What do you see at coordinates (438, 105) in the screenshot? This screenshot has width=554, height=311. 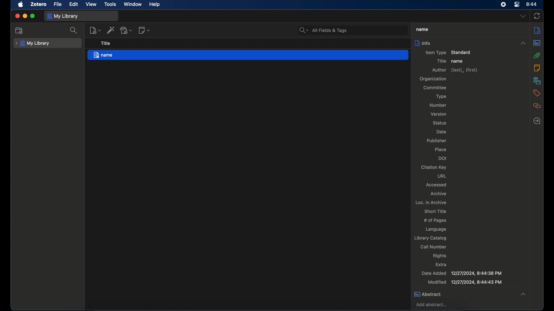 I see `number` at bounding box center [438, 105].